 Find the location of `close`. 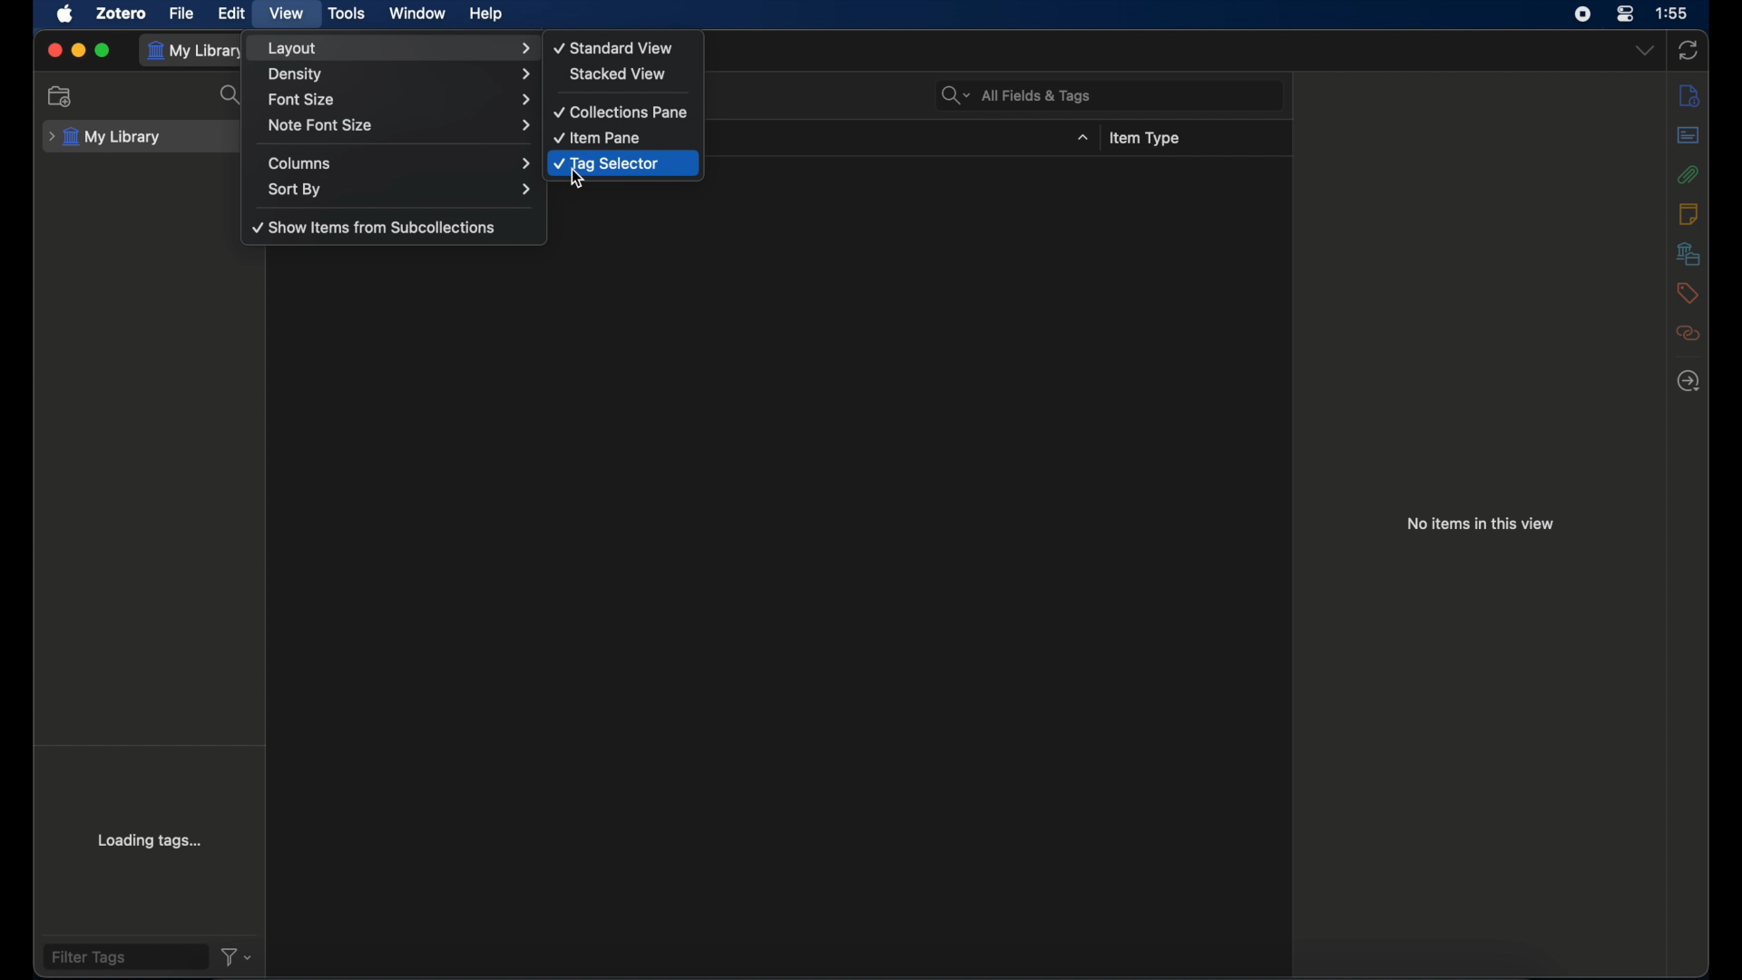

close is located at coordinates (54, 52).